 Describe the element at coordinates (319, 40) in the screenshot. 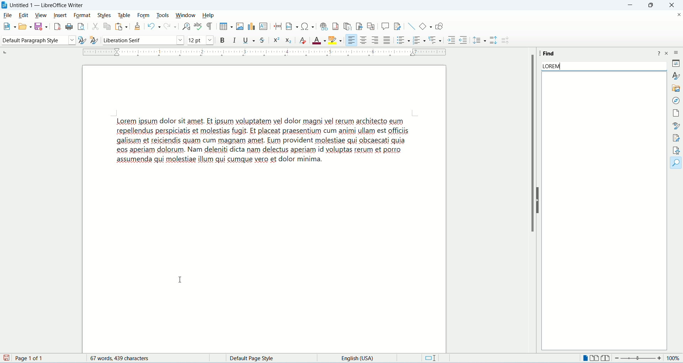

I see `font color` at that location.